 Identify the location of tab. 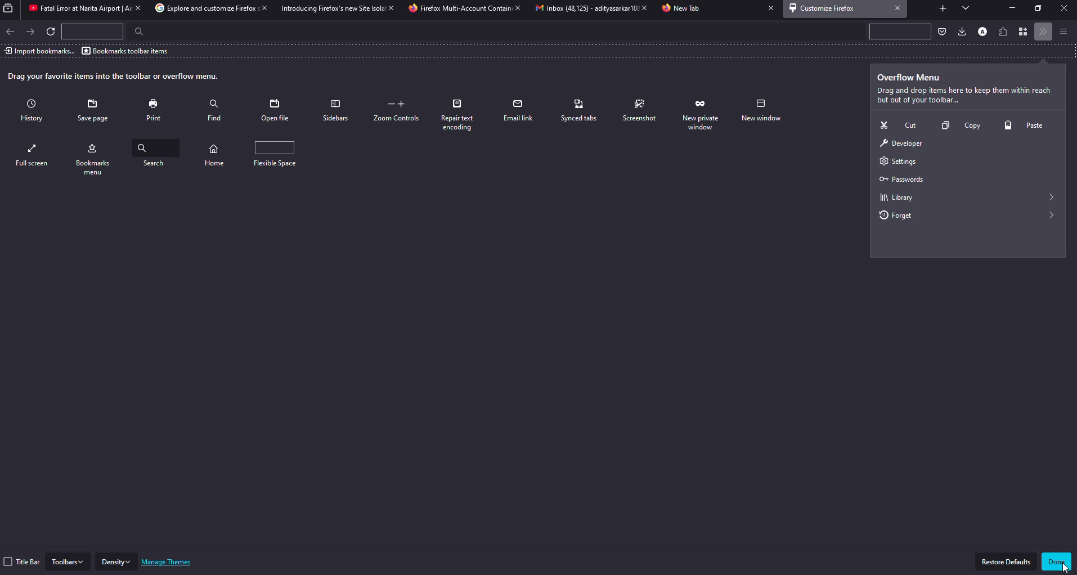
(459, 9).